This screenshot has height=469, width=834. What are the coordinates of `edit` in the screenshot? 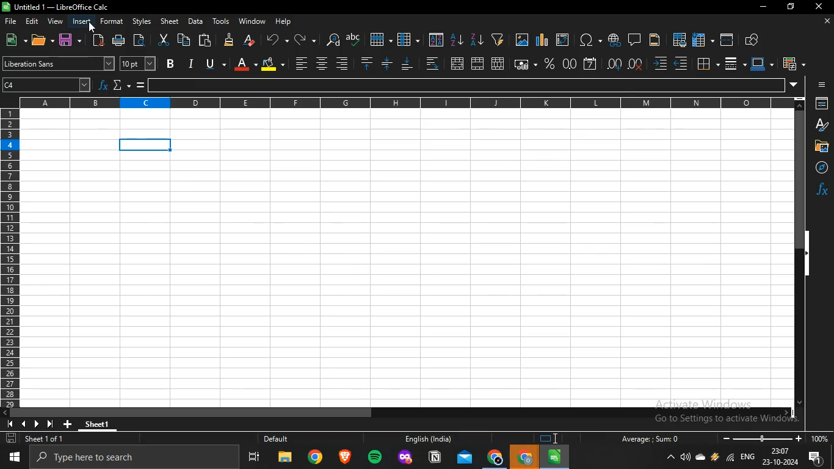 It's located at (34, 20).